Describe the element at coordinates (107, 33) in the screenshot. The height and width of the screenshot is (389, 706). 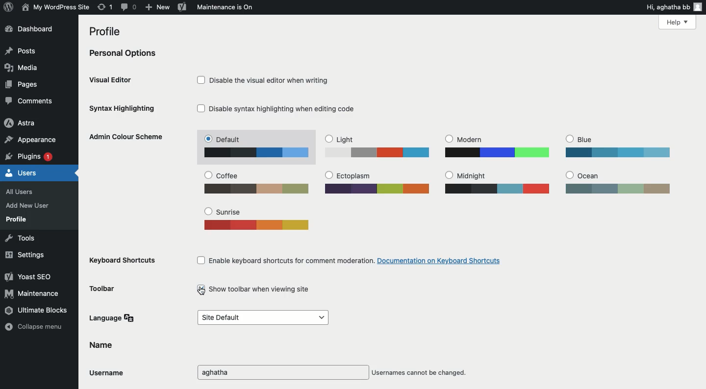
I see `Profile` at that location.